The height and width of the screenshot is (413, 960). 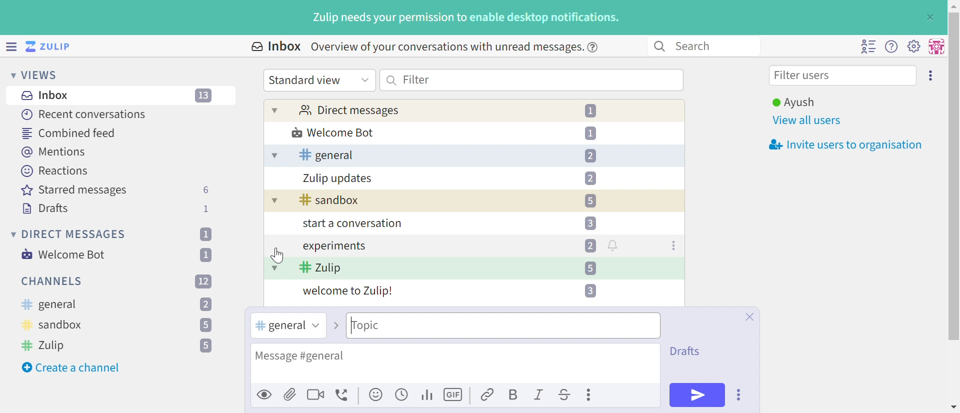 What do you see at coordinates (274, 254) in the screenshot?
I see `Cursor` at bounding box center [274, 254].